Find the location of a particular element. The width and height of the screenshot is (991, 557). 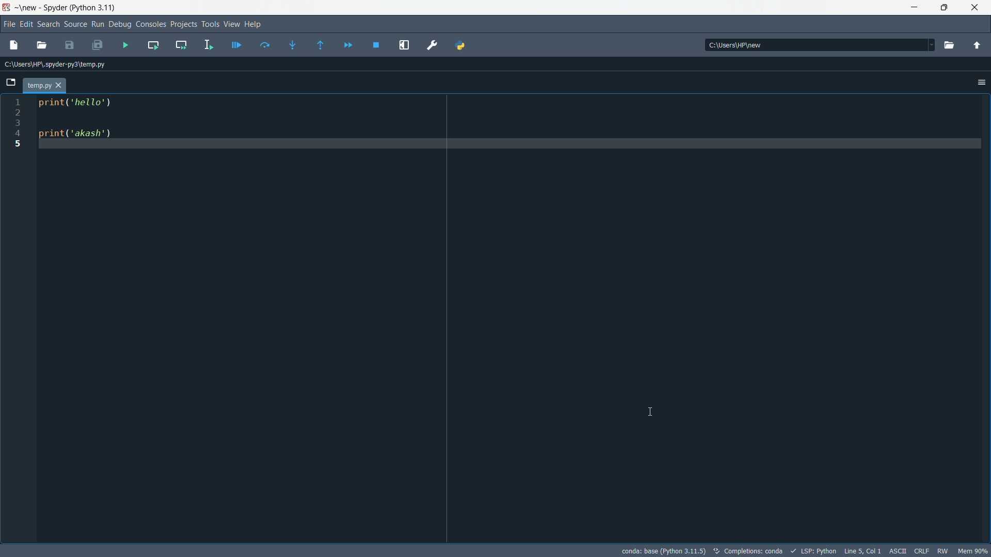

LSP:Python is located at coordinates (818, 551).